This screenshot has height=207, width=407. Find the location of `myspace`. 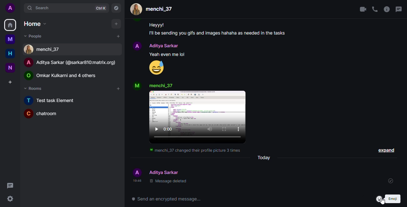

myspace is located at coordinates (11, 39).